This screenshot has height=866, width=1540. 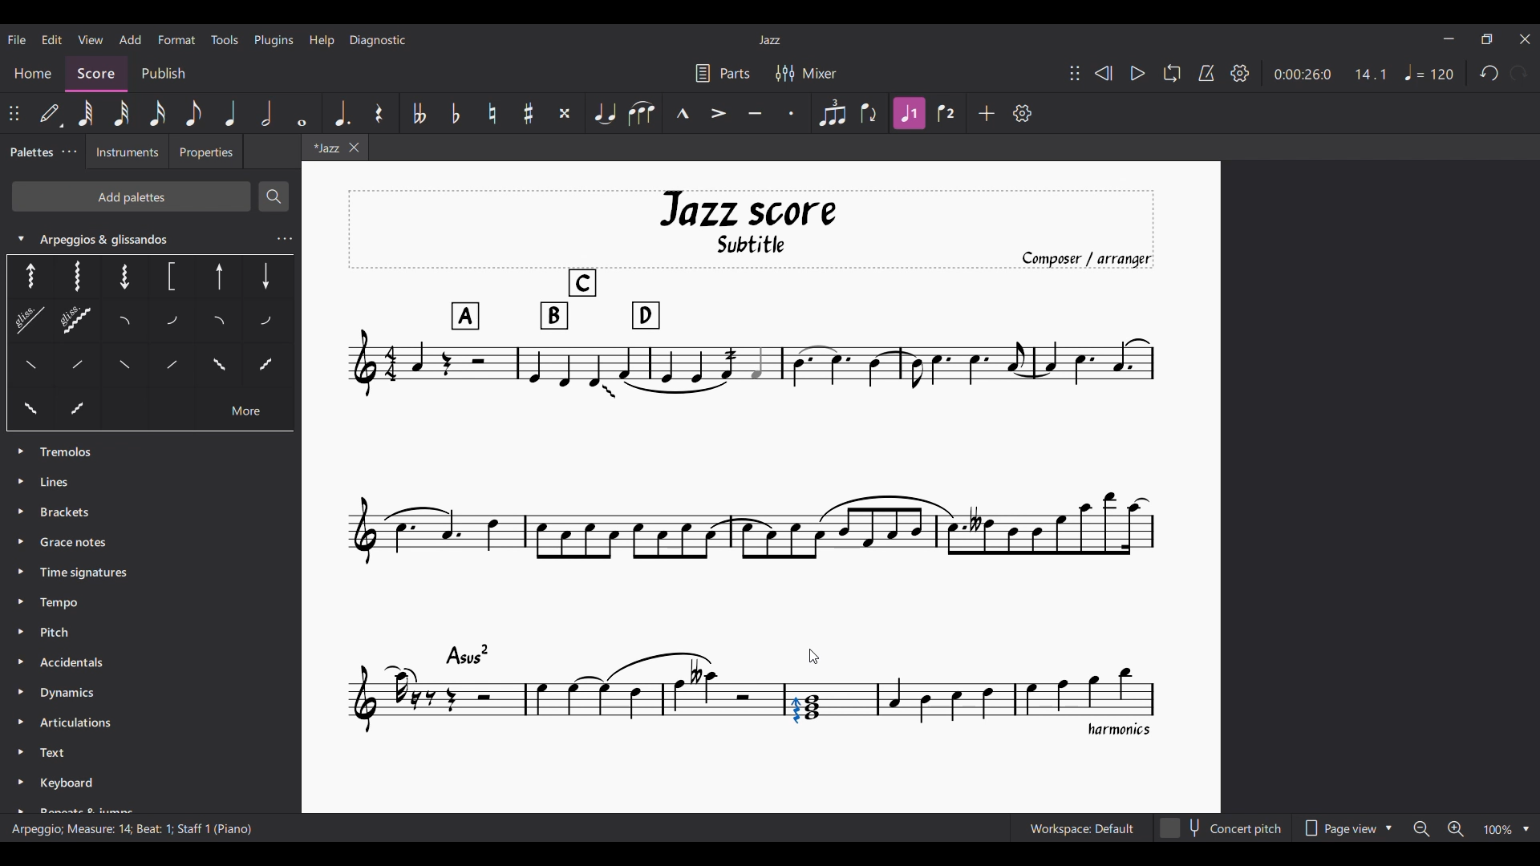 I want to click on Indicates addition, so click(x=822, y=669).